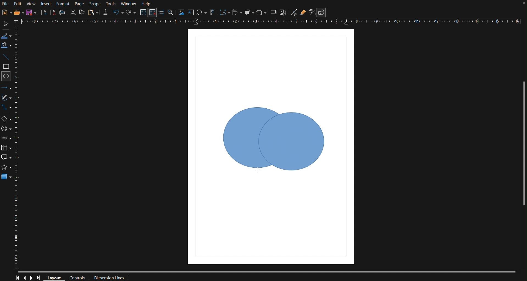  What do you see at coordinates (6, 130) in the screenshot?
I see `Symbol Shapes` at bounding box center [6, 130].